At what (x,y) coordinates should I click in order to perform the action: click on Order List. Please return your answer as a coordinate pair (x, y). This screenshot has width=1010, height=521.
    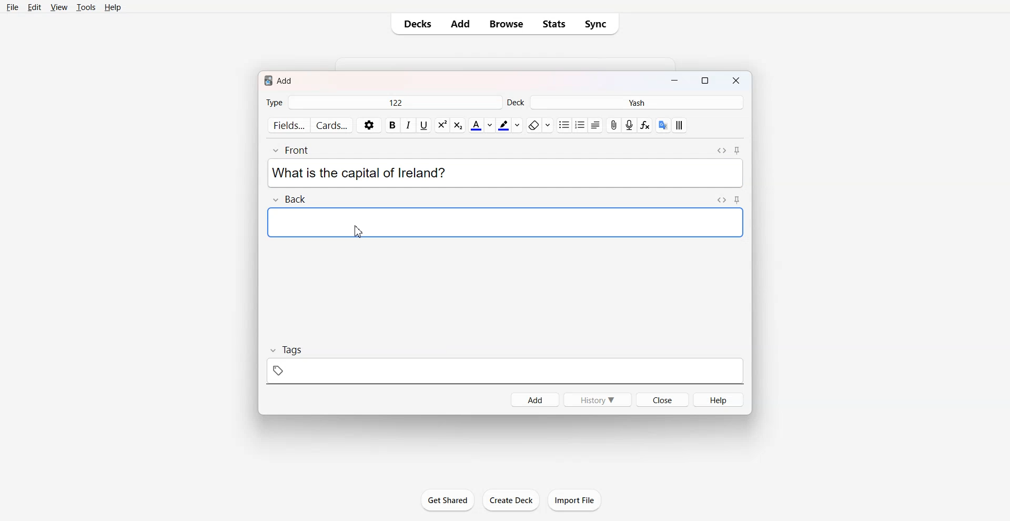
    Looking at the image, I should click on (580, 125).